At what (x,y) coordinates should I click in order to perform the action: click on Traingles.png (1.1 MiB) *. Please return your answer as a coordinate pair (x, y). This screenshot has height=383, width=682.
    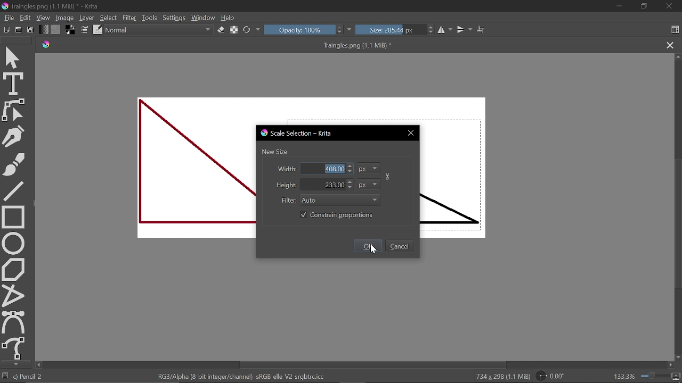
    Looking at the image, I should click on (231, 45).